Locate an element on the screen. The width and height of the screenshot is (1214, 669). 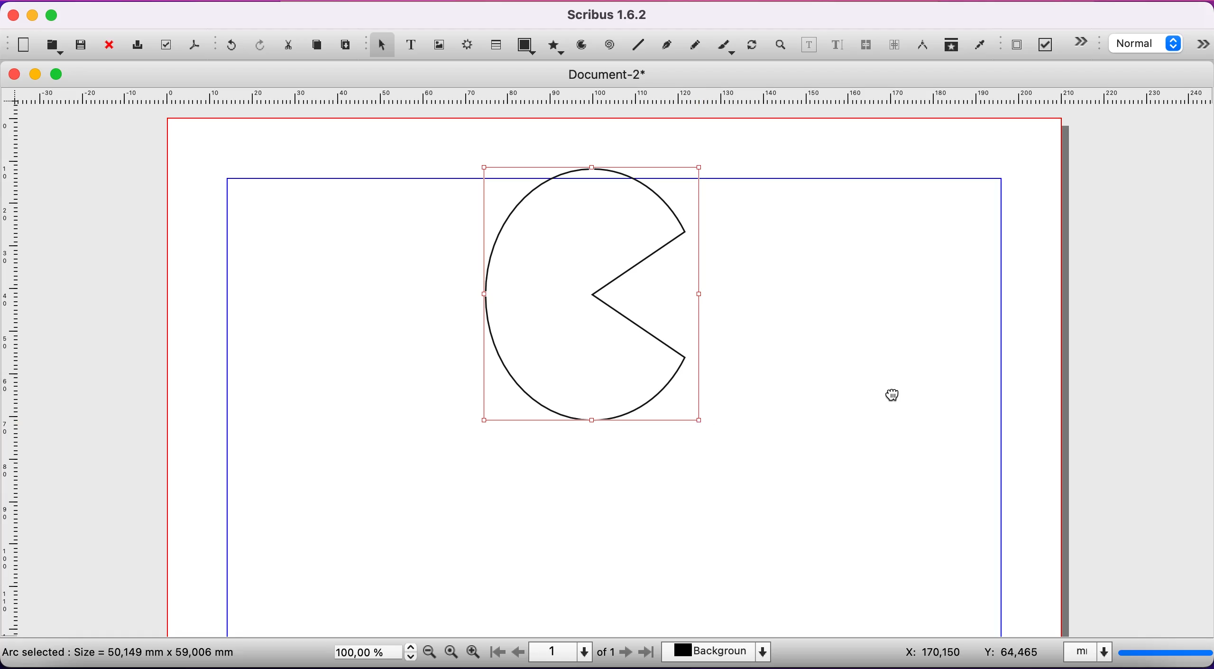
render frame is located at coordinates (469, 47).